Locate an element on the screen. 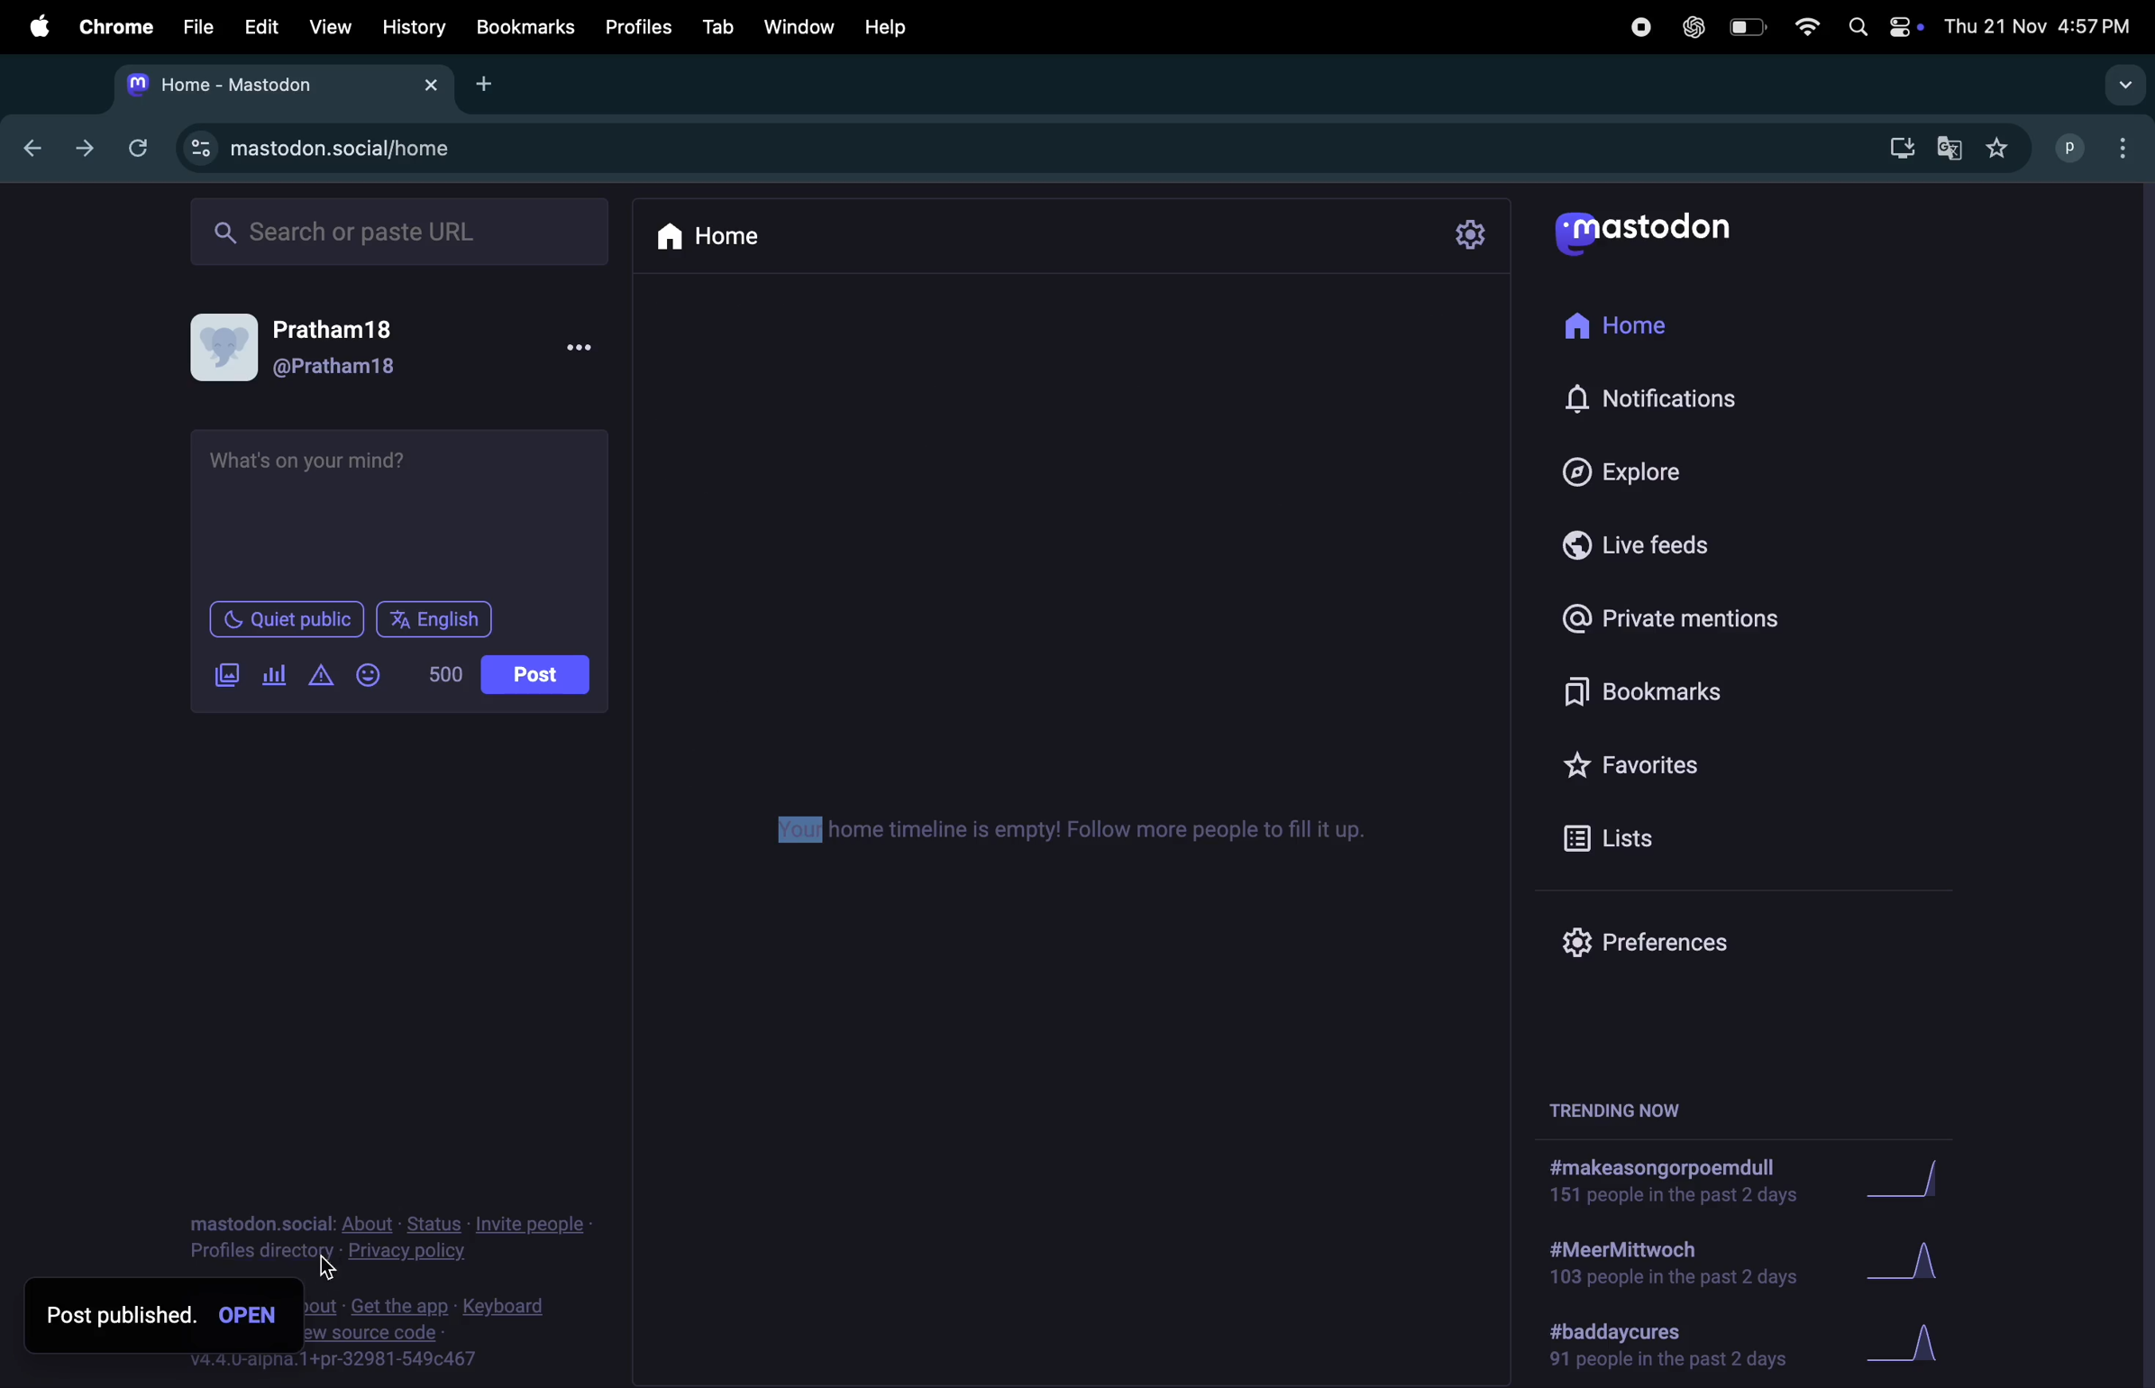 The width and height of the screenshot is (2155, 1388). date and time is located at coordinates (2040, 26).